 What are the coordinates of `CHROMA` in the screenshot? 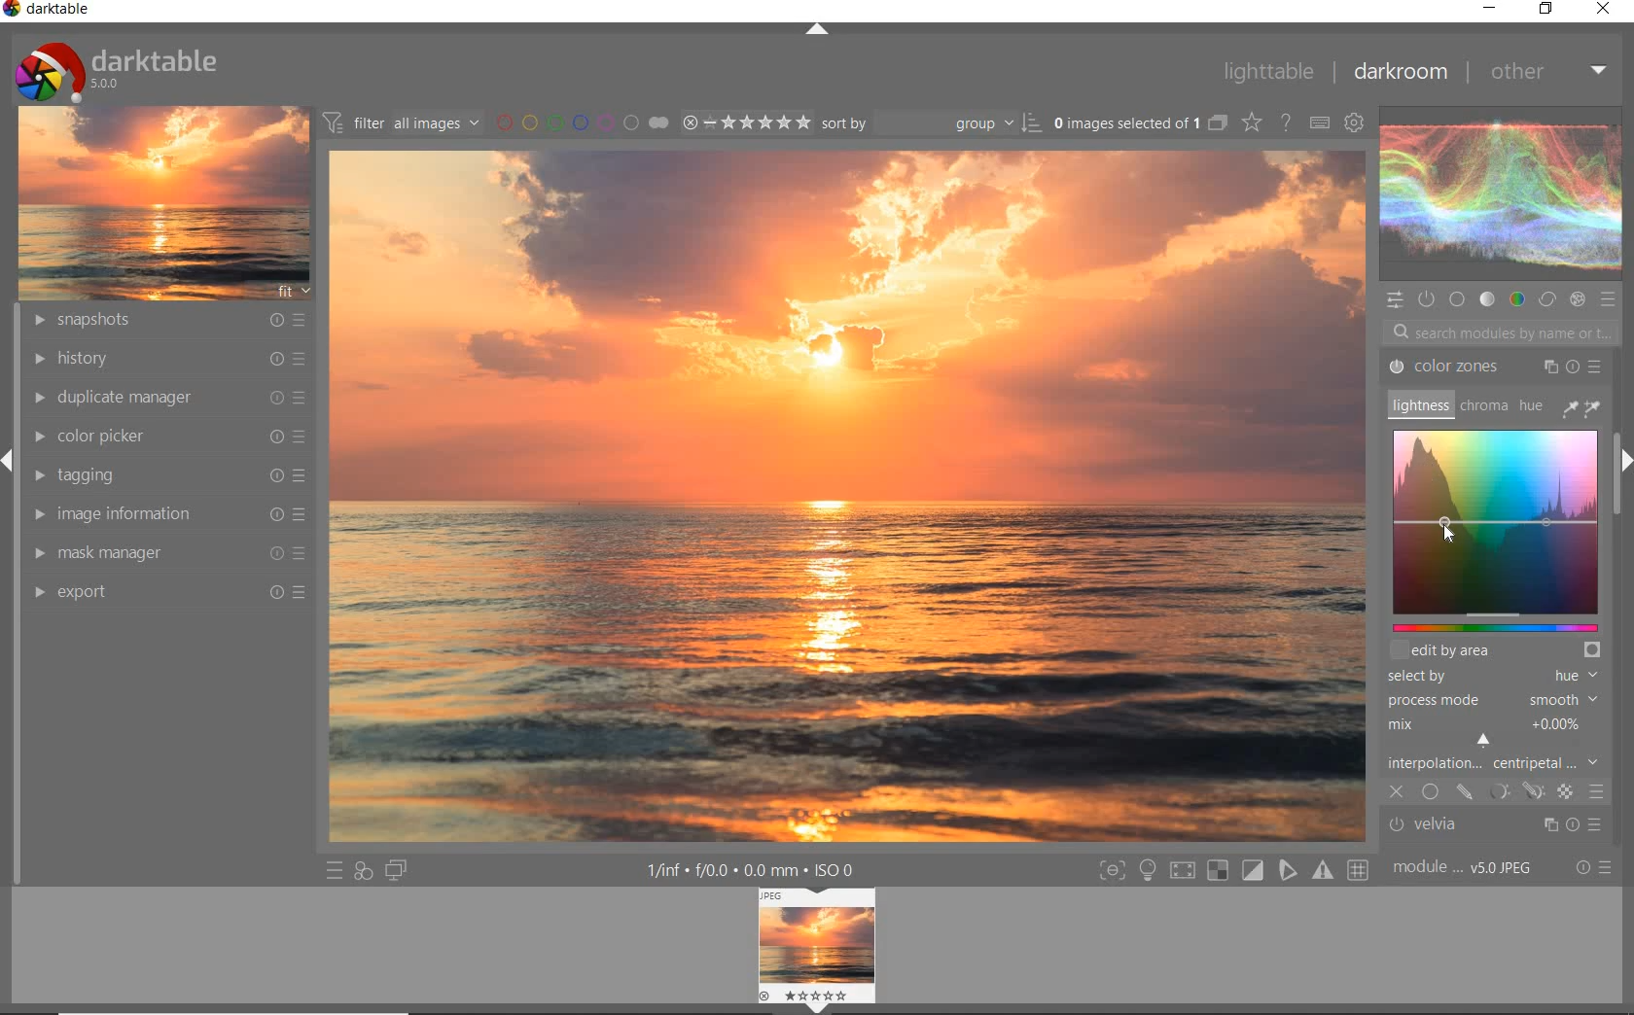 It's located at (1482, 406).